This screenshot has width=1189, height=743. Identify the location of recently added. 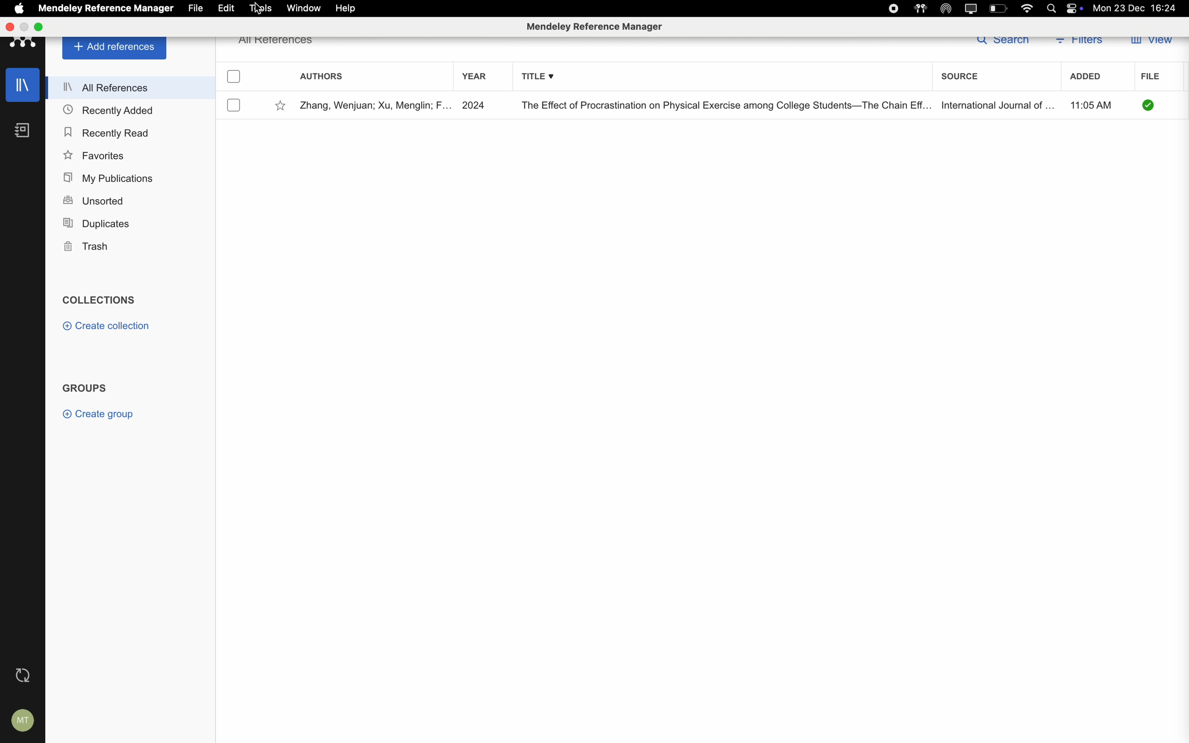
(109, 110).